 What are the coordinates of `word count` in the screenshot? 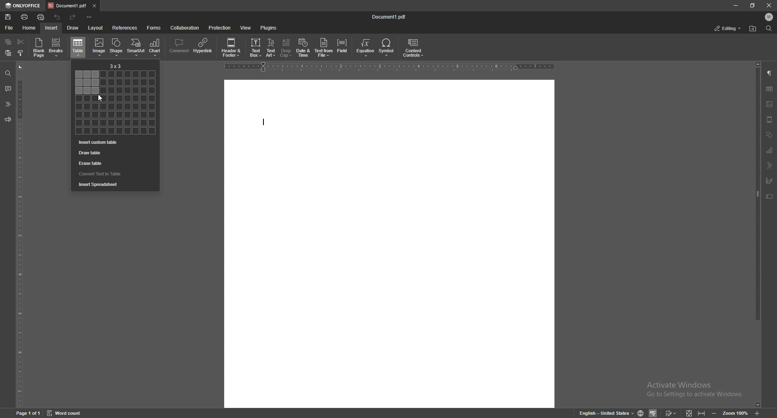 It's located at (64, 413).